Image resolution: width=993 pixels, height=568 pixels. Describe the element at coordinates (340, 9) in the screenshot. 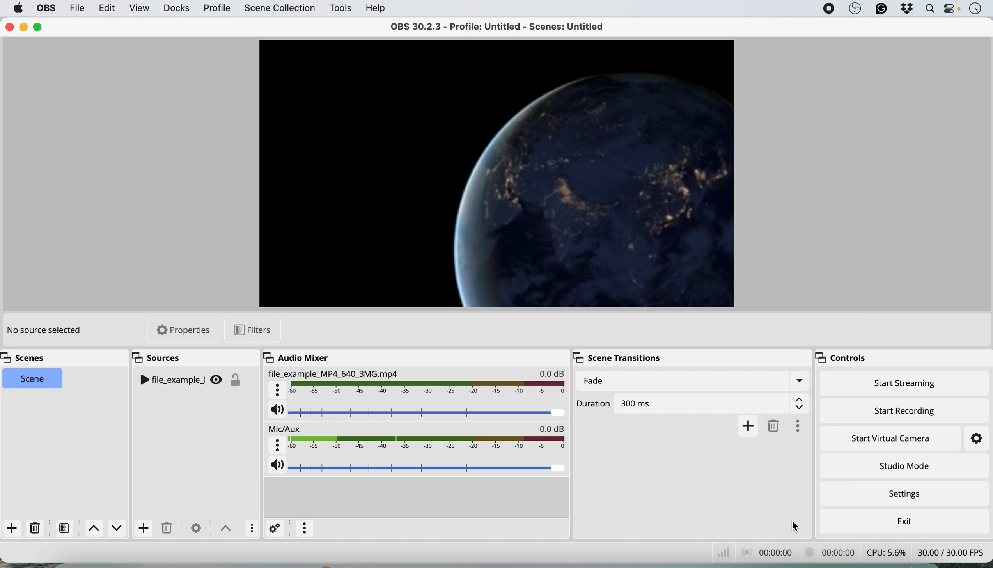

I see `tools` at that location.